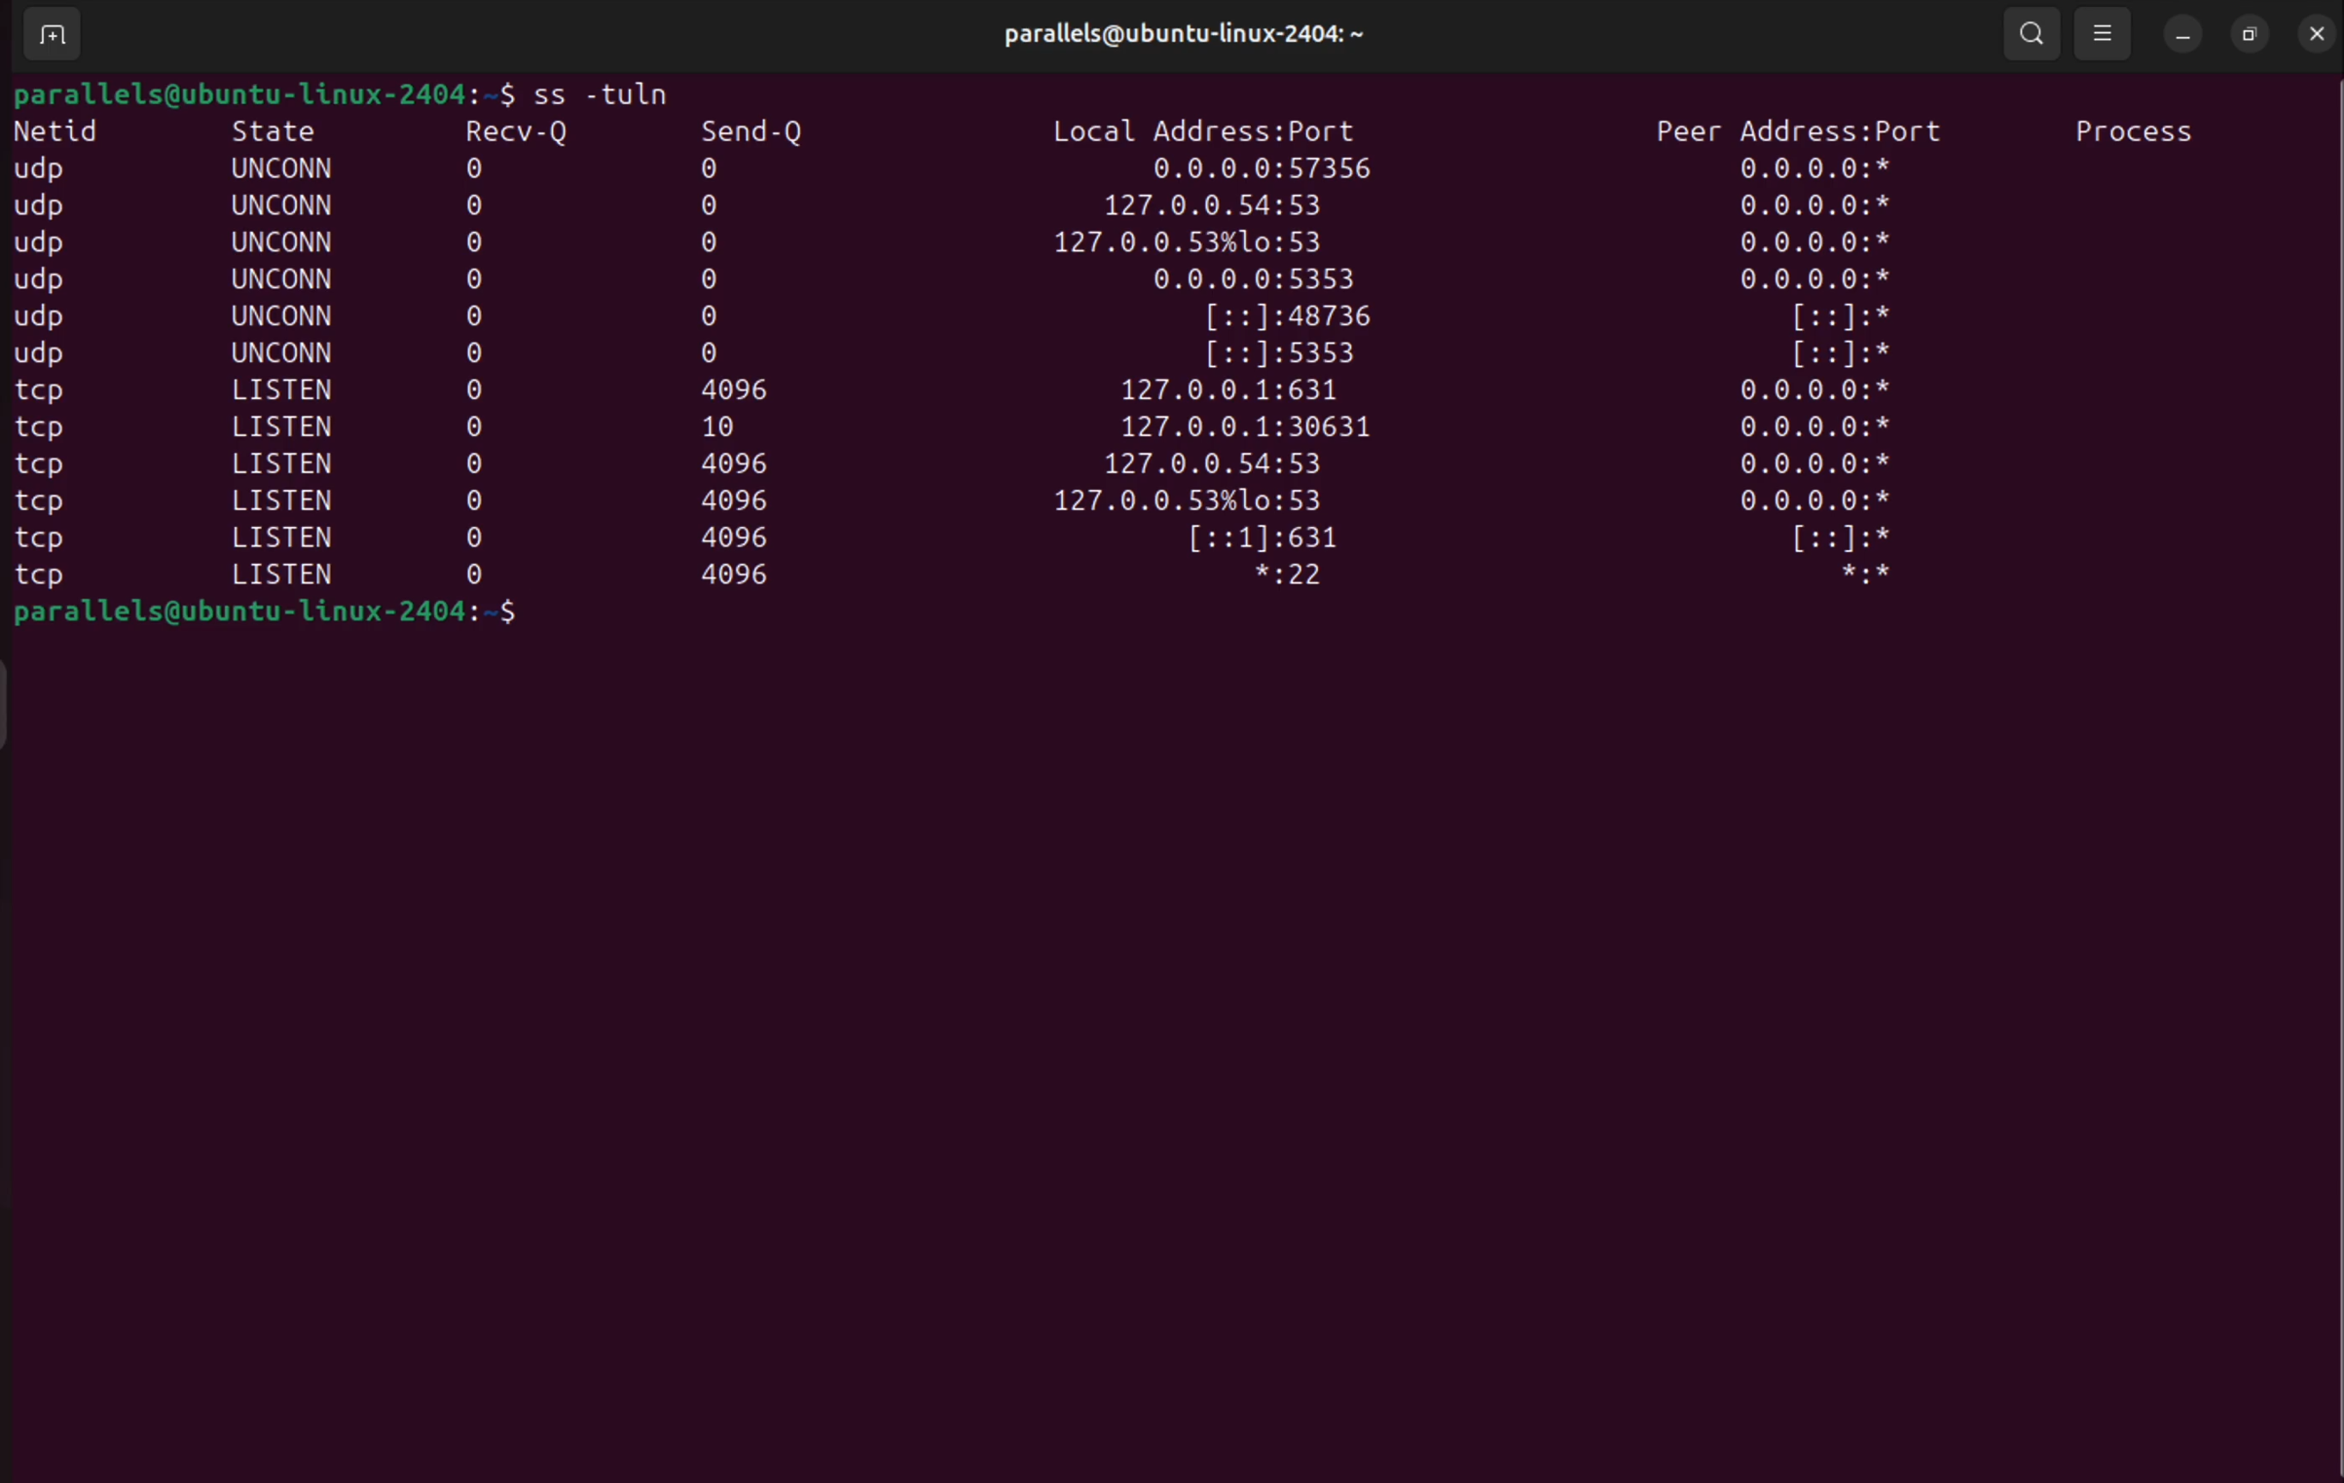 The image size is (2344, 1483). Describe the element at coordinates (724, 167) in the screenshot. I see `0` at that location.